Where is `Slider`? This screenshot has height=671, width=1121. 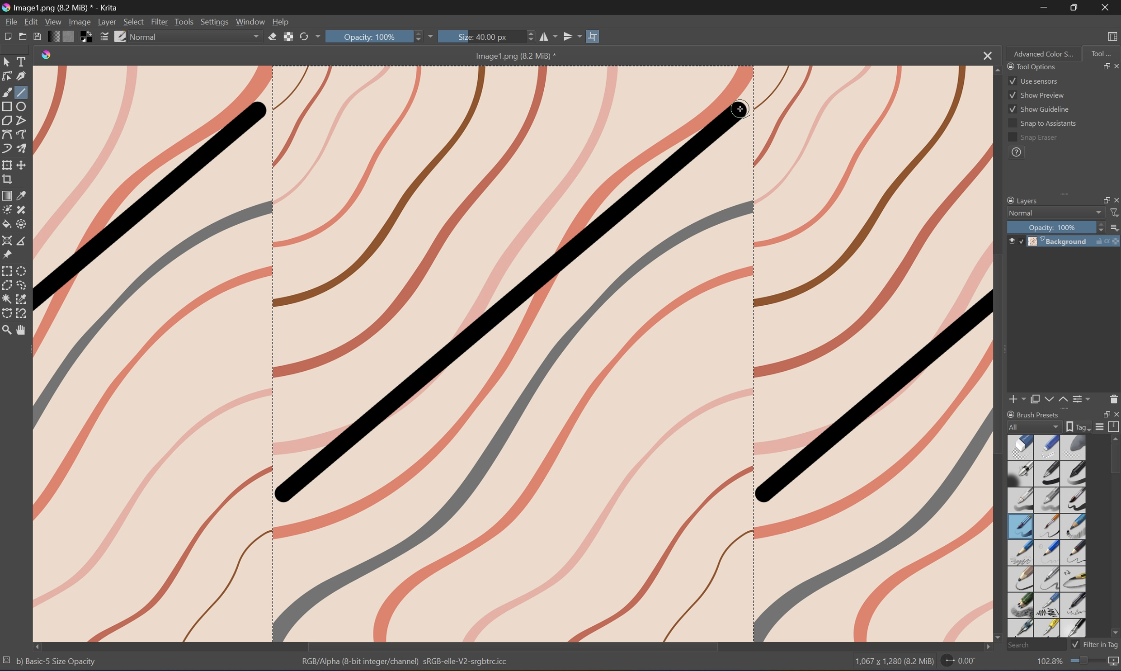
Slider is located at coordinates (1098, 227).